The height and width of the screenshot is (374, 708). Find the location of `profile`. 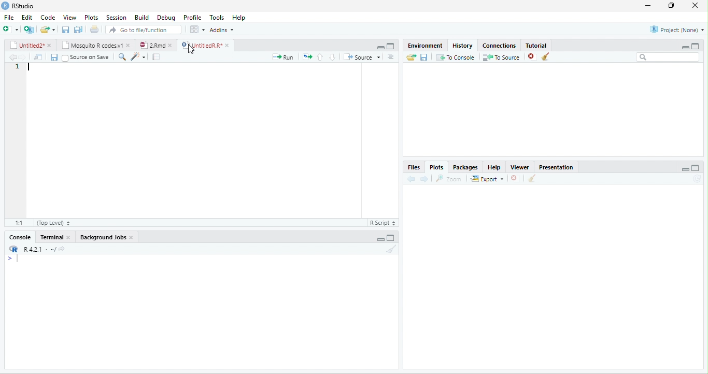

profile is located at coordinates (192, 17).